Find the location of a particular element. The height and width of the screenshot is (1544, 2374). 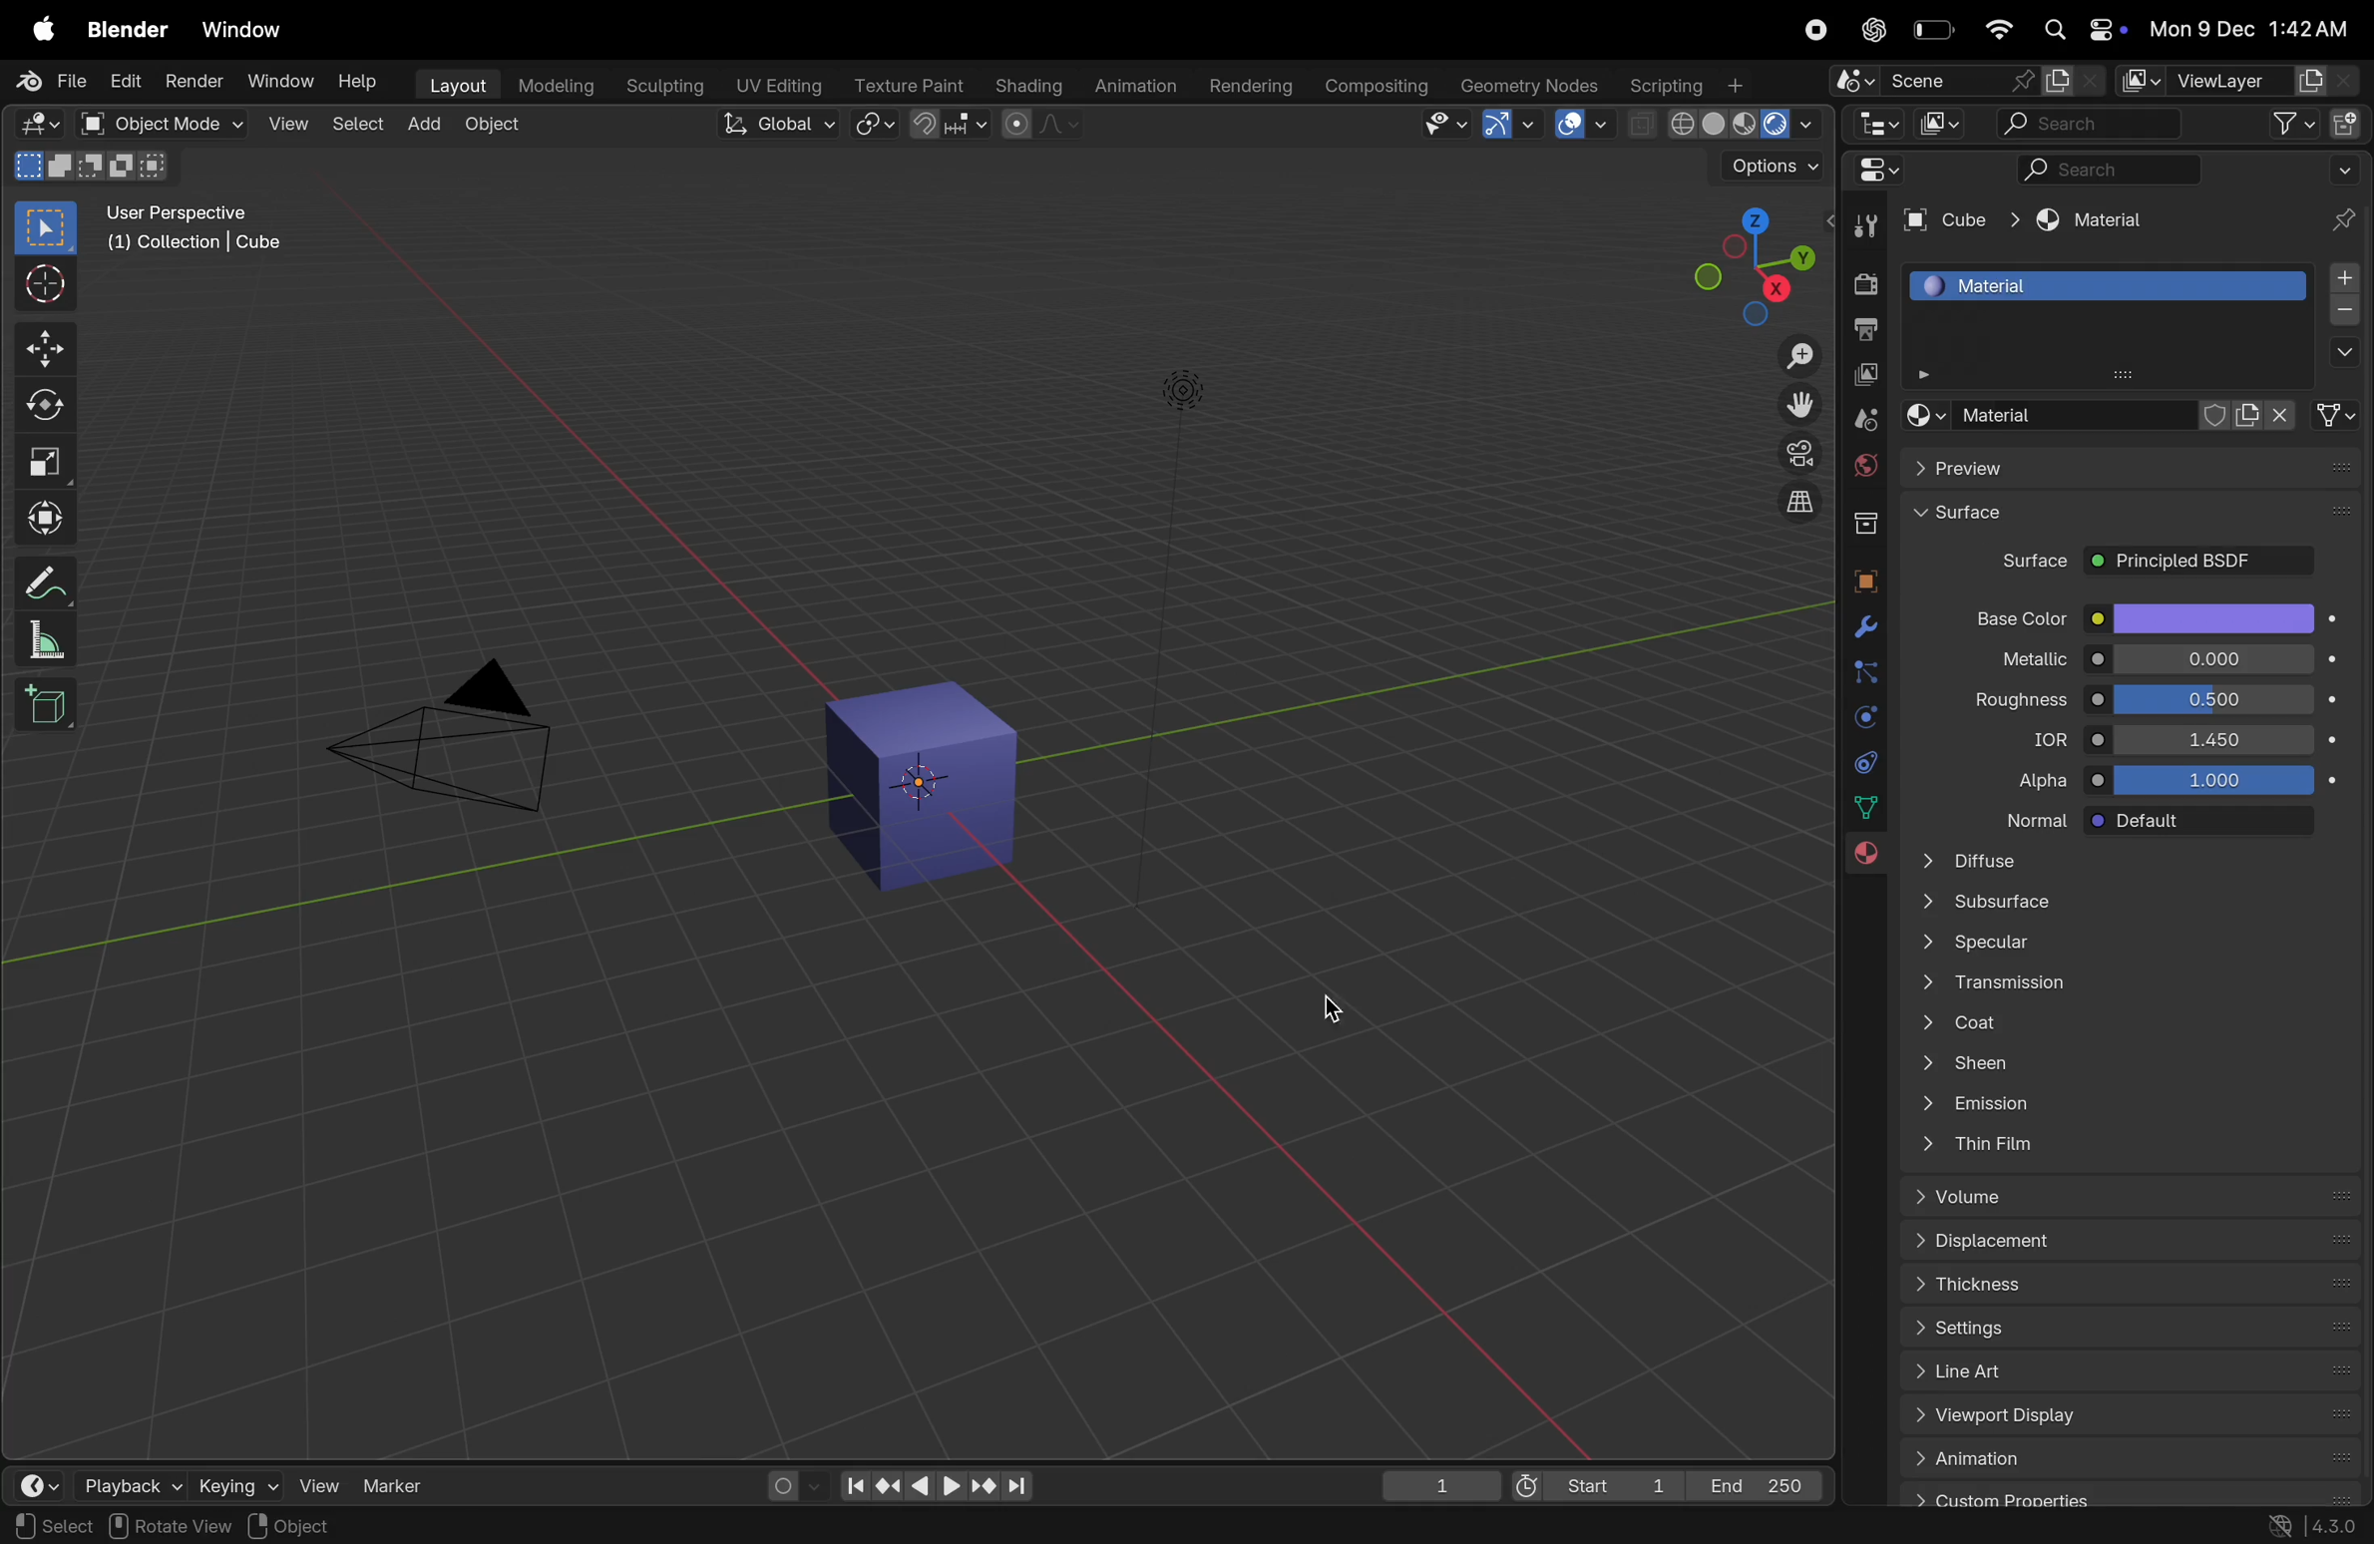

settings is located at coordinates (2123, 1325).